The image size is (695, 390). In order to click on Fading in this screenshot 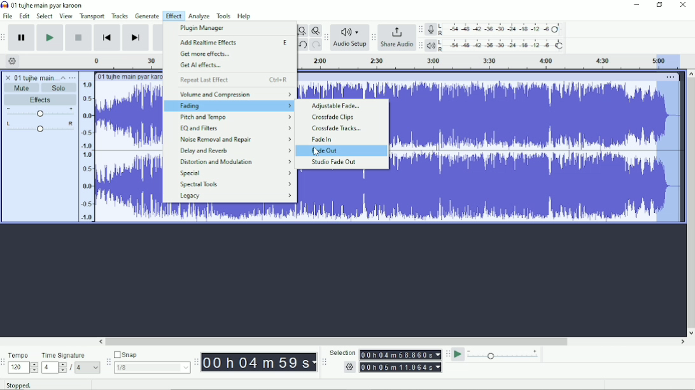, I will do `click(234, 106)`.